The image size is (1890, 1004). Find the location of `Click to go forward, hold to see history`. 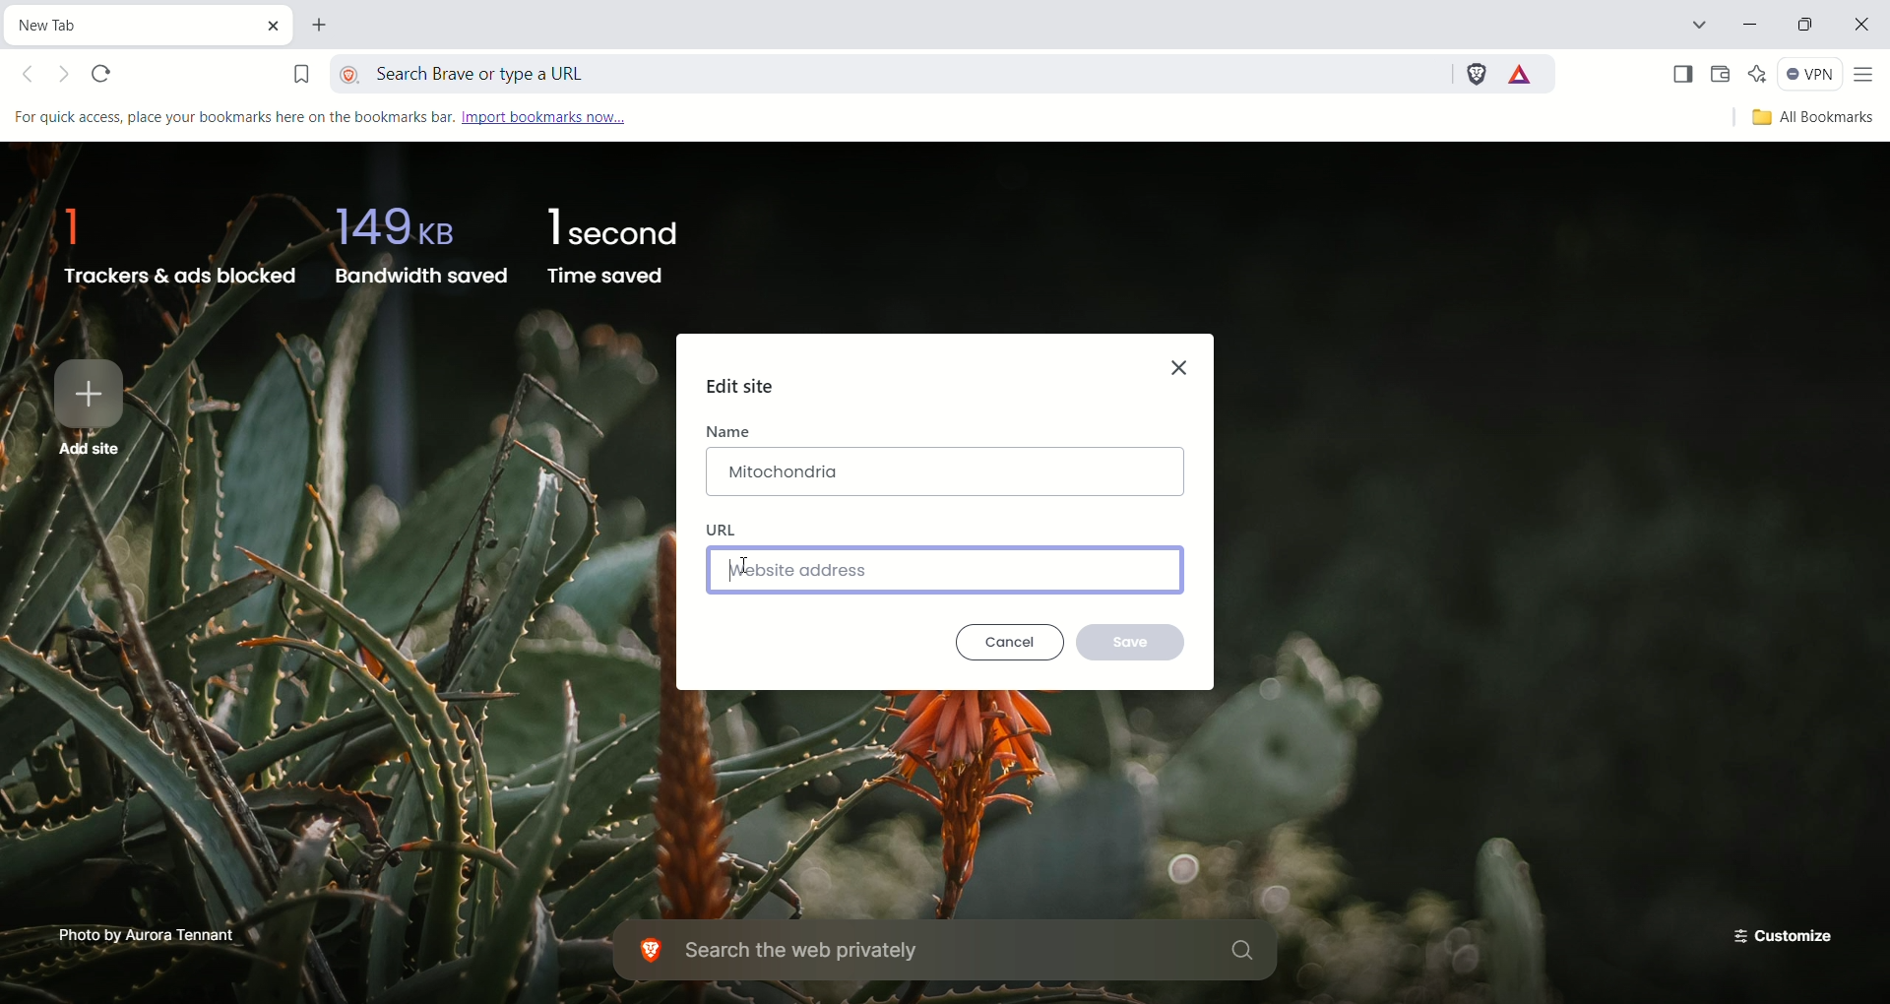

Click to go forward, hold to see history is located at coordinates (67, 78).